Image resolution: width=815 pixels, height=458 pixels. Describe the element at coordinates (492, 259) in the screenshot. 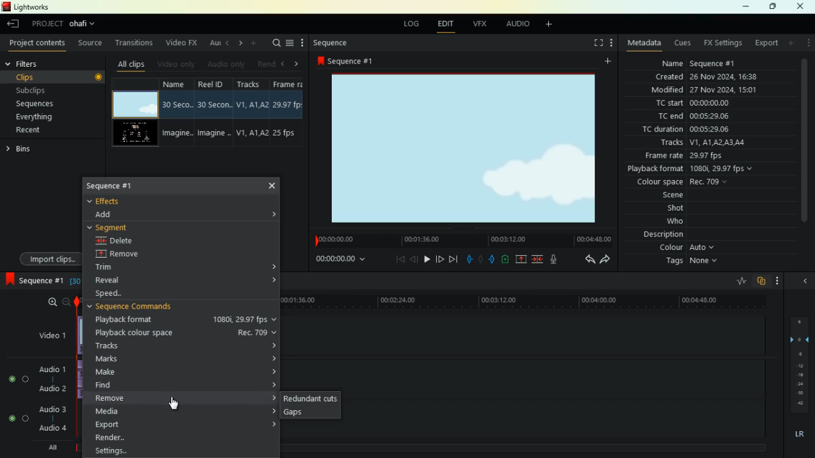

I see `push` at that location.